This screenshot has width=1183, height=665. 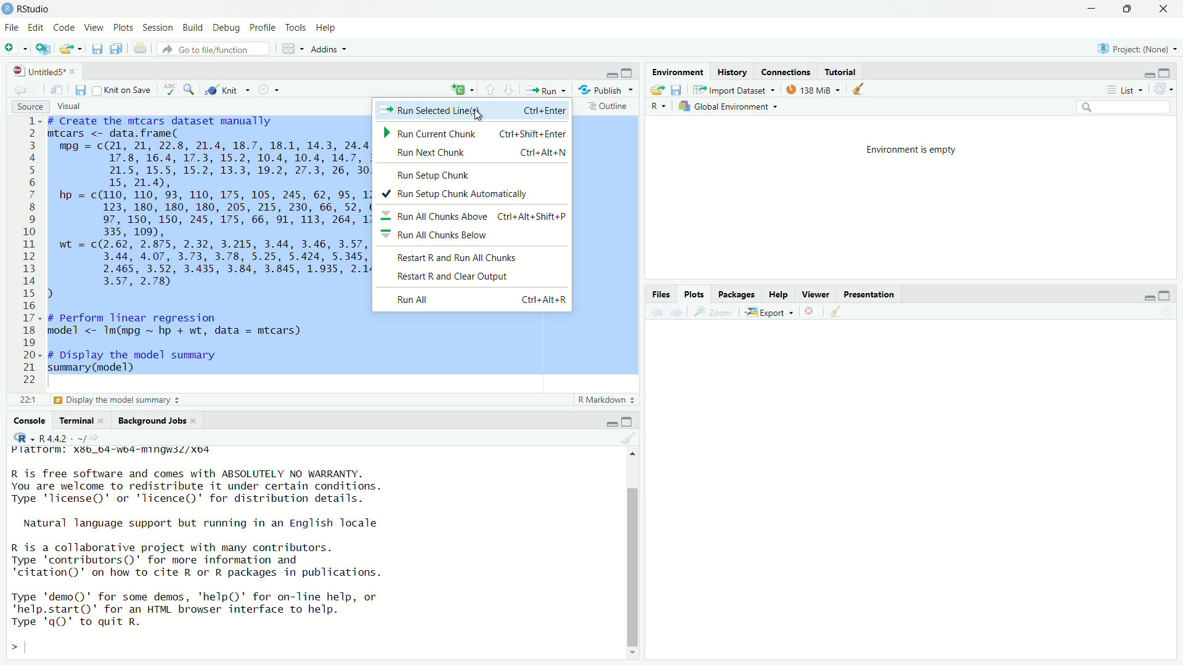 I want to click on Ctrl+Alt+N |, so click(x=545, y=153).